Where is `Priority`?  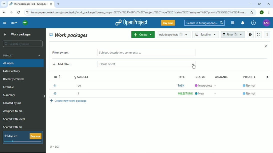
Priority is located at coordinates (250, 78).